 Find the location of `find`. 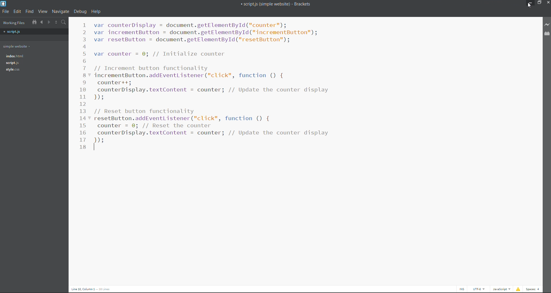

find is located at coordinates (30, 11).